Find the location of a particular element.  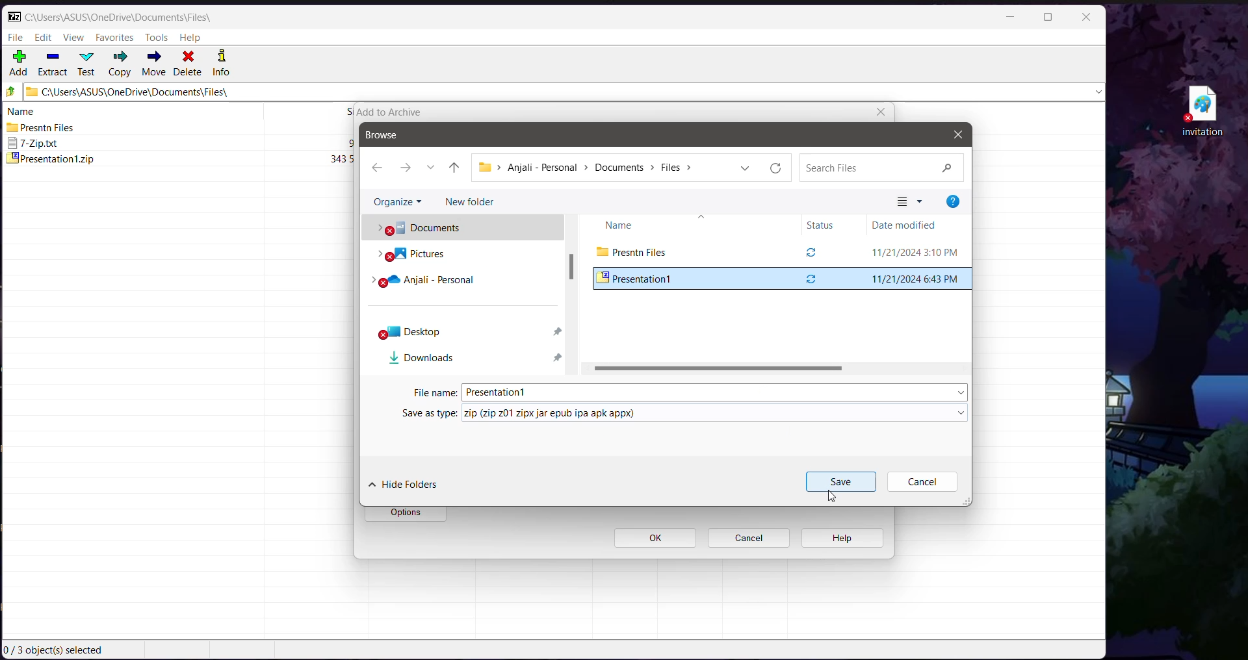

Help is located at coordinates (954, 201).